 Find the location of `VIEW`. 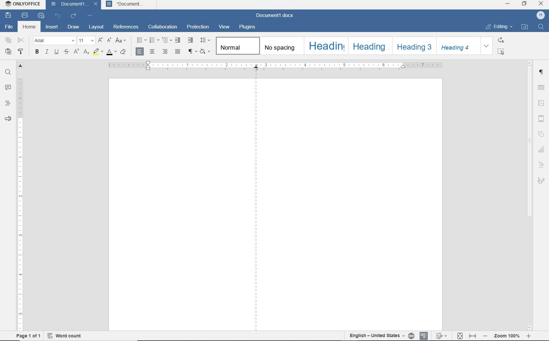

VIEW is located at coordinates (225, 27).